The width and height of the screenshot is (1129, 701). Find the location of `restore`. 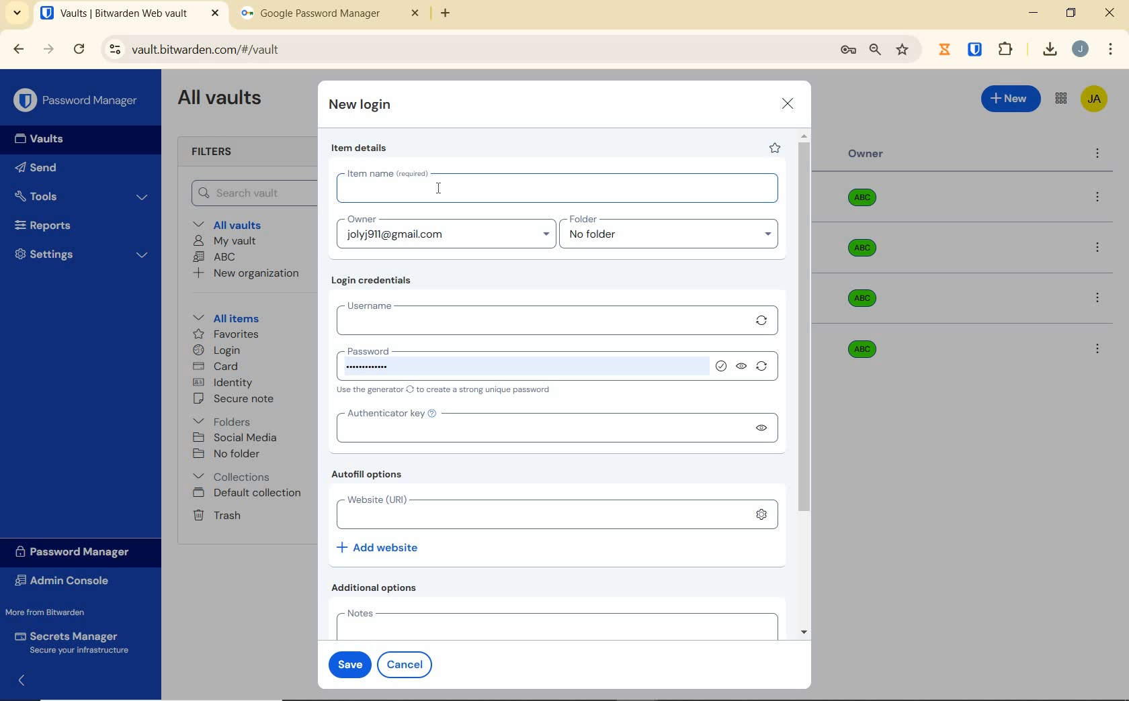

restore is located at coordinates (1070, 13).